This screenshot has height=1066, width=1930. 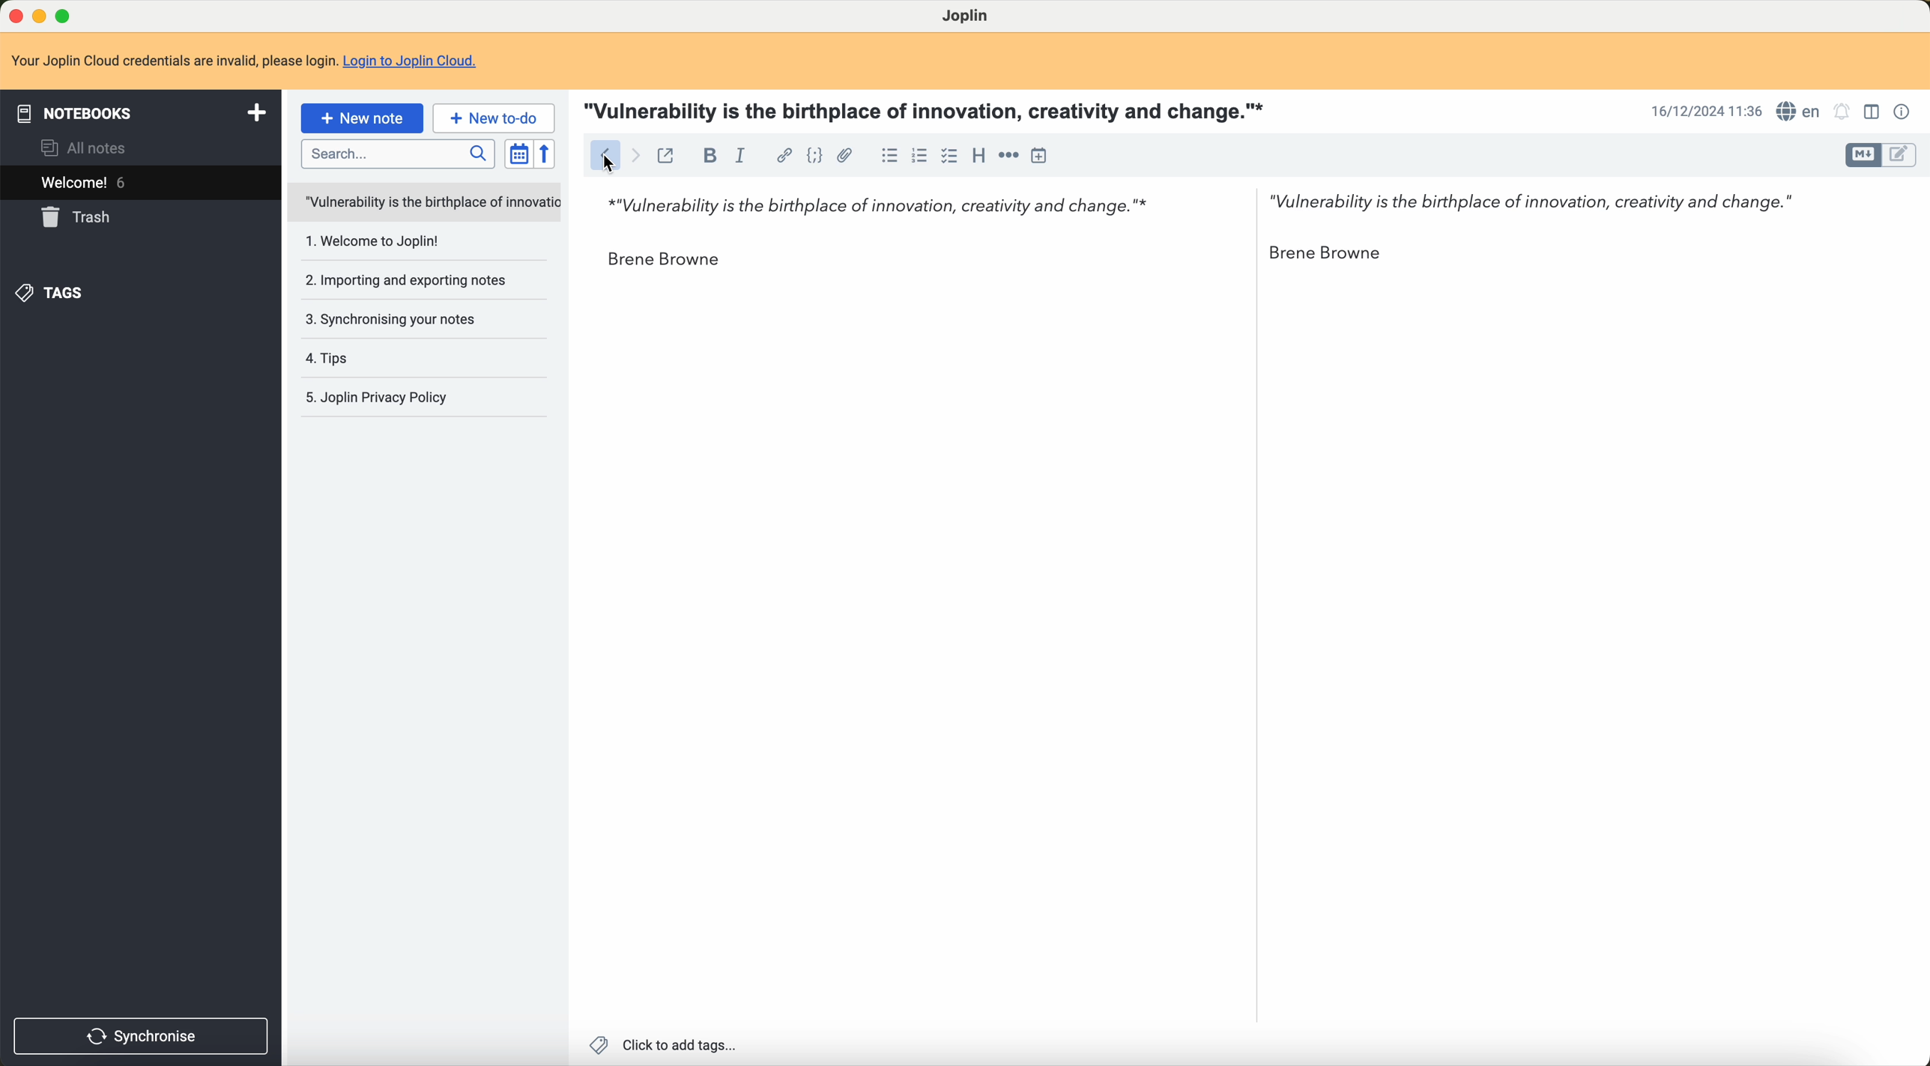 What do you see at coordinates (336, 356) in the screenshot?
I see `tips` at bounding box center [336, 356].